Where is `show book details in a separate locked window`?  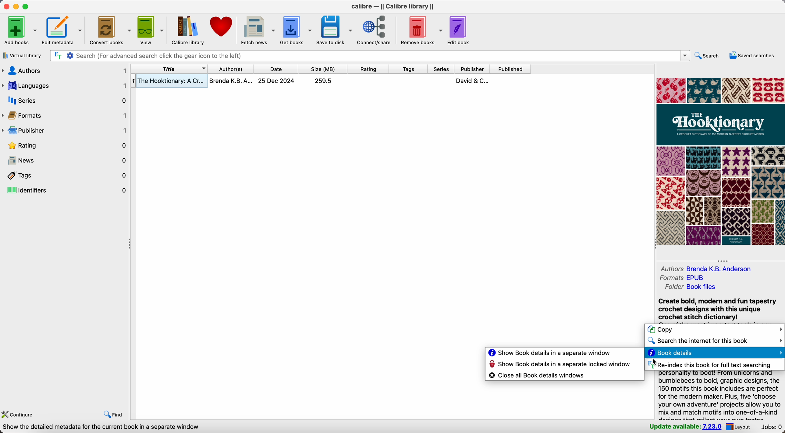
show book details in a separate locked window is located at coordinates (560, 365).